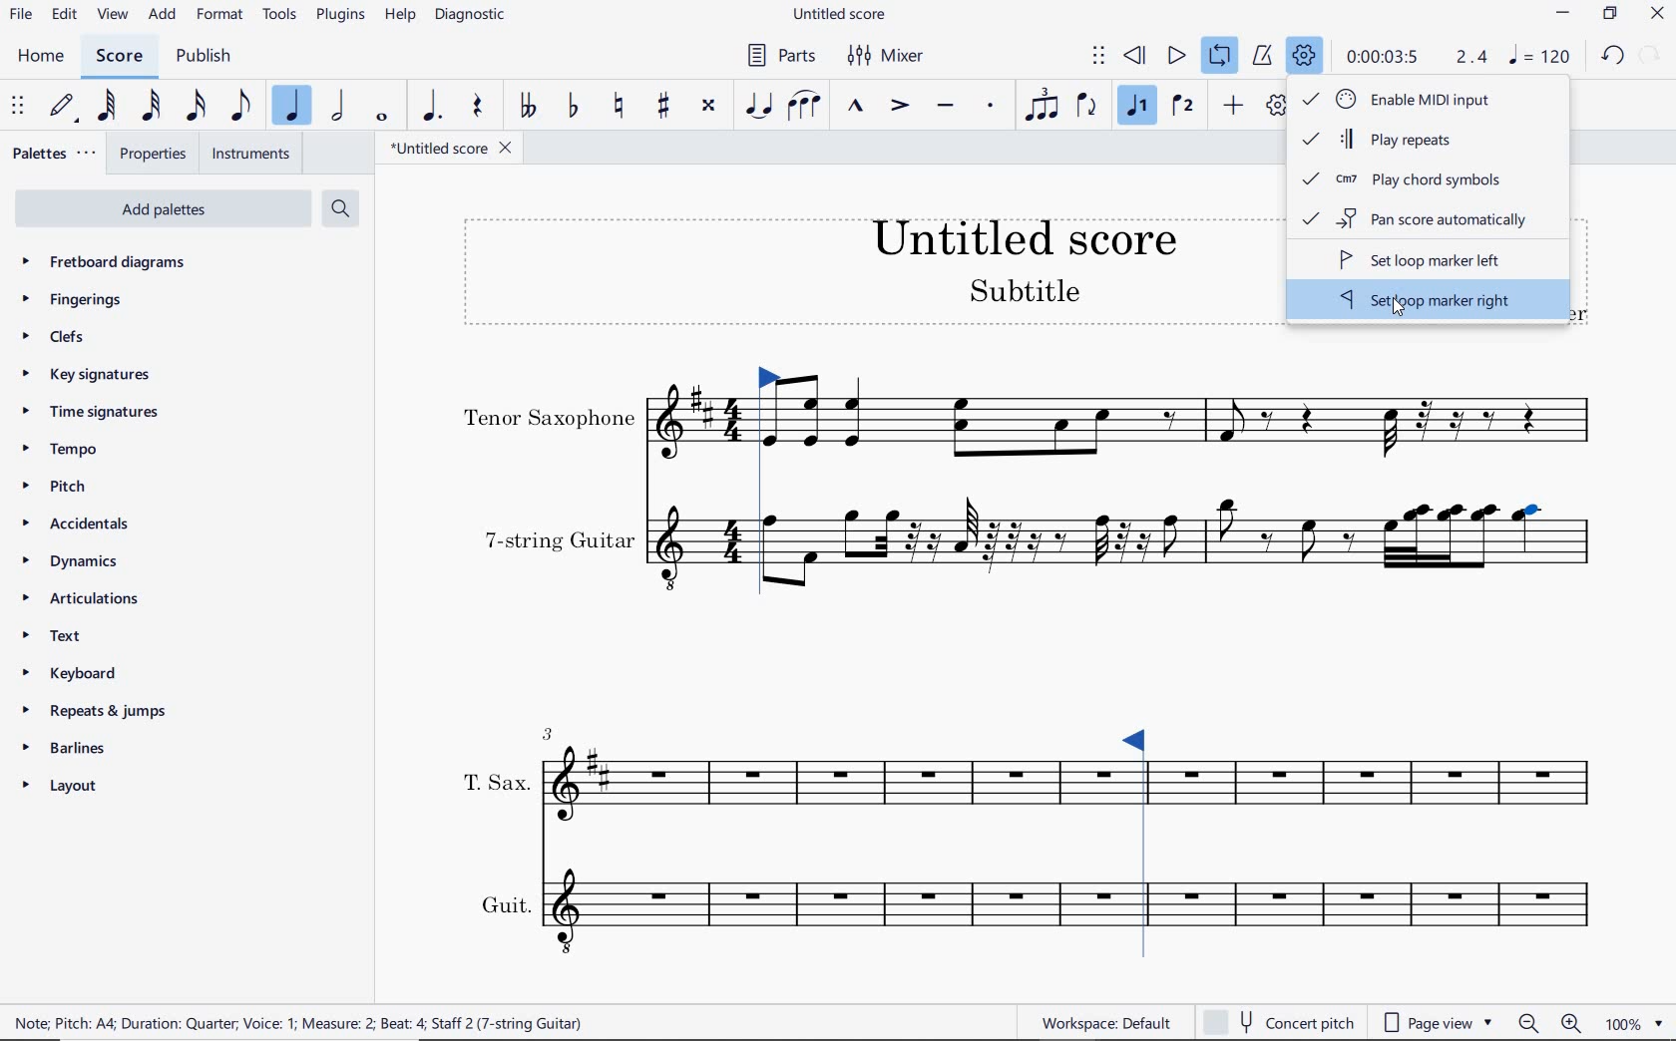 This screenshot has height=1041, width=1676. Describe the element at coordinates (164, 13) in the screenshot. I see `ADD` at that location.